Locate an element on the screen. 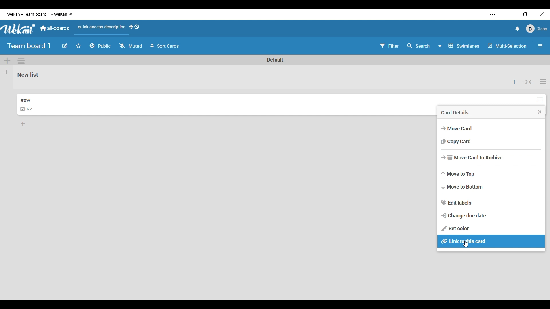 The height and width of the screenshot is (309, 550). Board privacy options is located at coordinates (100, 46).